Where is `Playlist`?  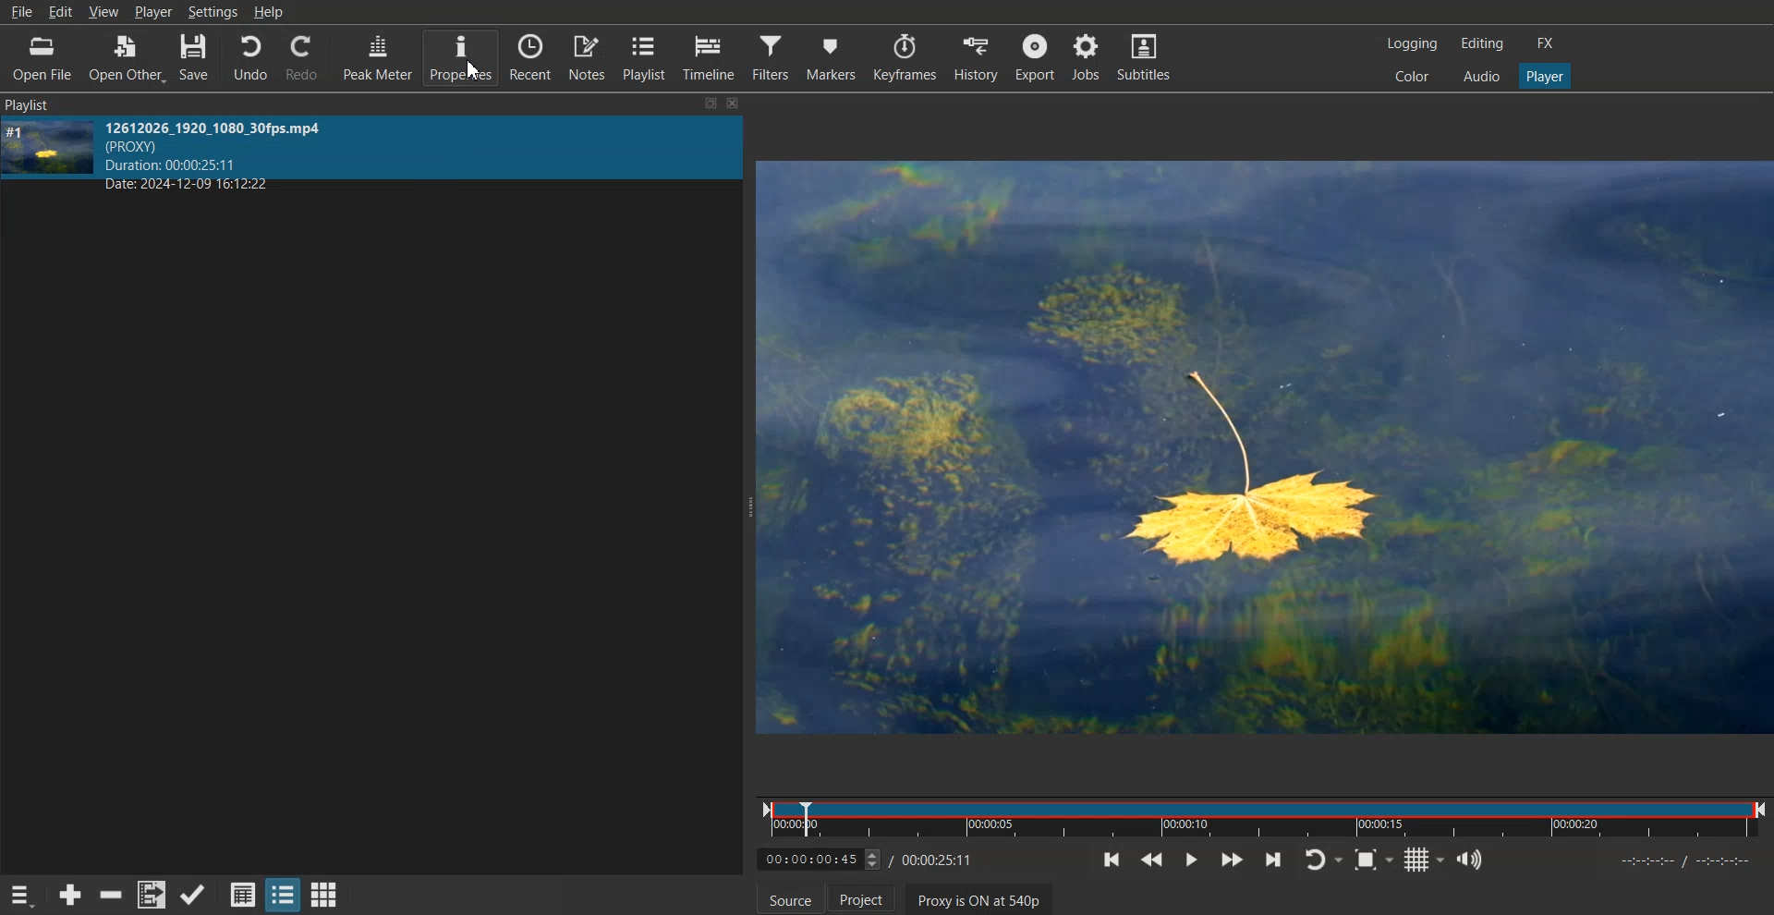 Playlist is located at coordinates (646, 57).